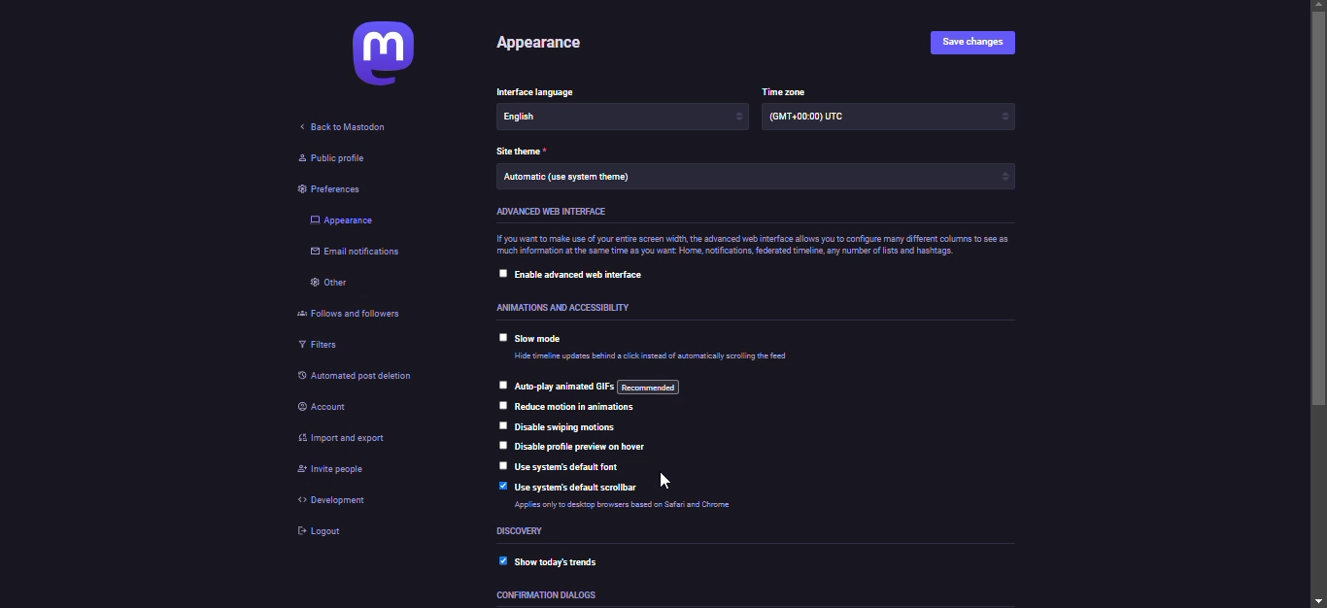 The height and width of the screenshot is (608, 1327). What do you see at coordinates (502, 467) in the screenshot?
I see `click to select` at bounding box center [502, 467].